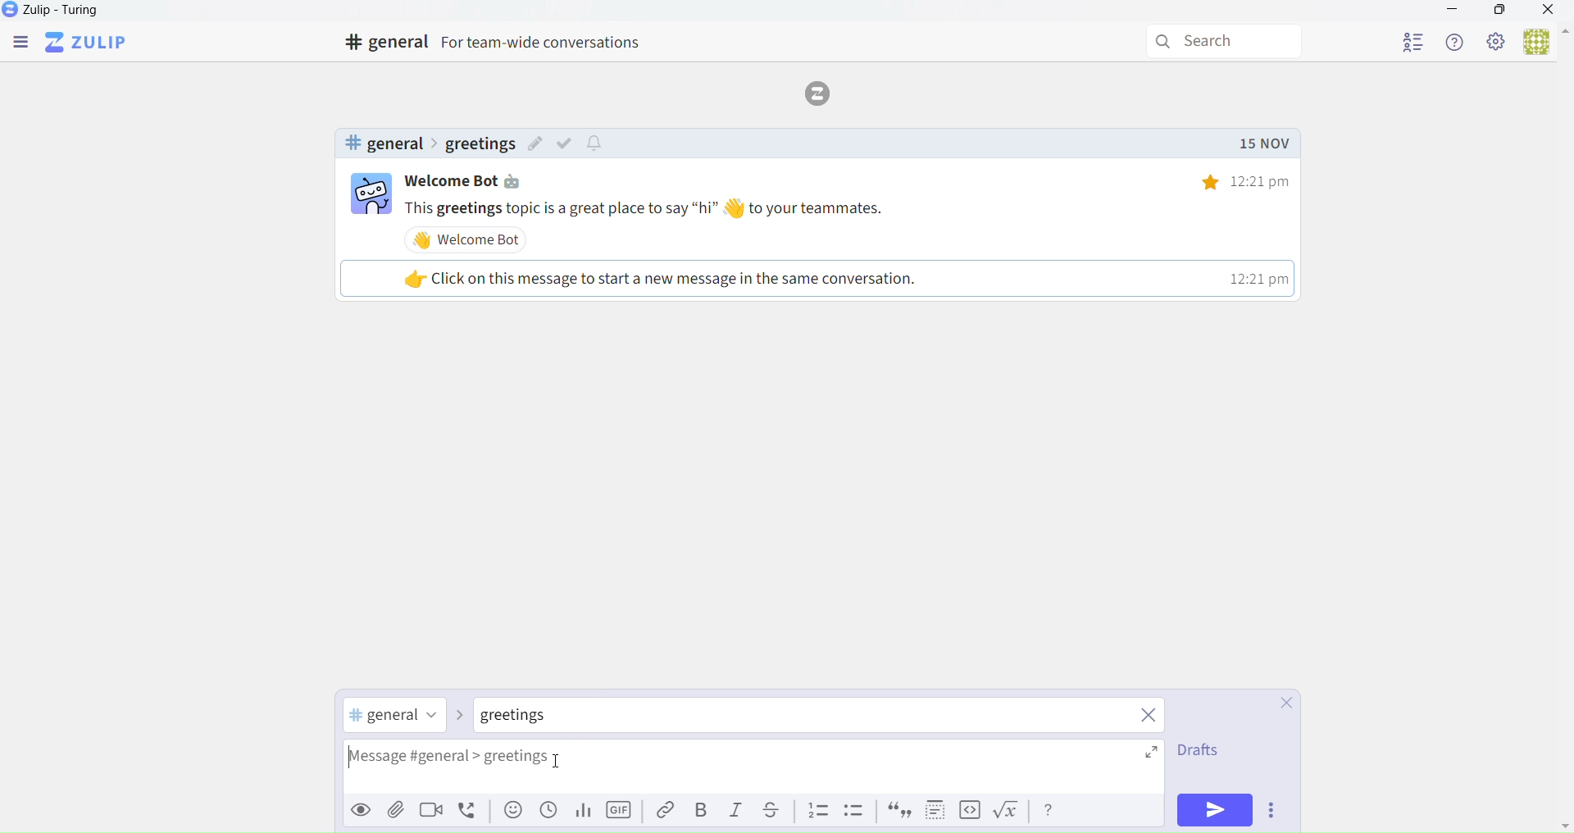  What do you see at coordinates (19, 43) in the screenshot?
I see `Menu Bar` at bounding box center [19, 43].